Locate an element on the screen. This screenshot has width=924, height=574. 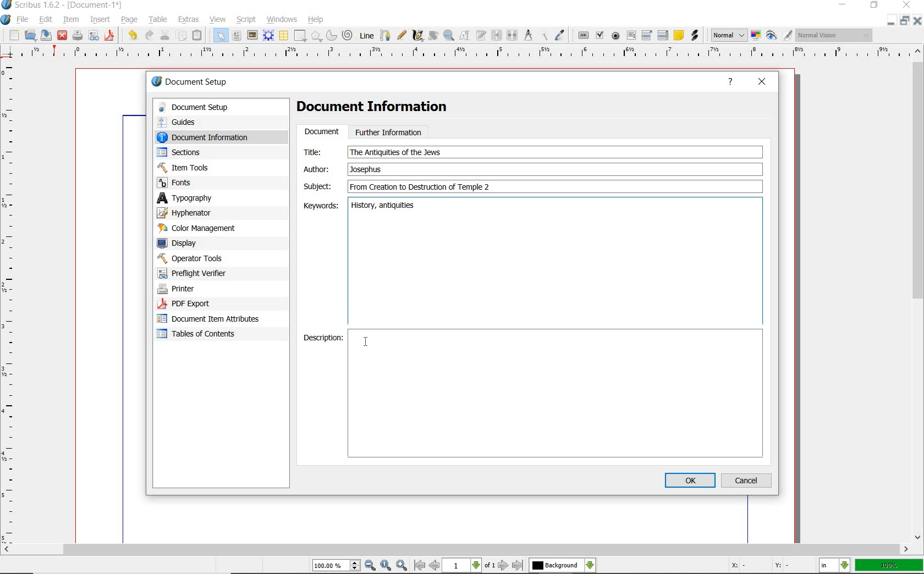
unlink text frames is located at coordinates (513, 35).